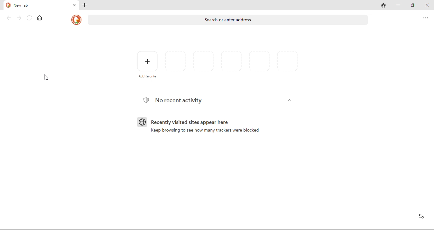 This screenshot has height=230, width=434. What do you see at coordinates (398, 5) in the screenshot?
I see `minimize` at bounding box center [398, 5].